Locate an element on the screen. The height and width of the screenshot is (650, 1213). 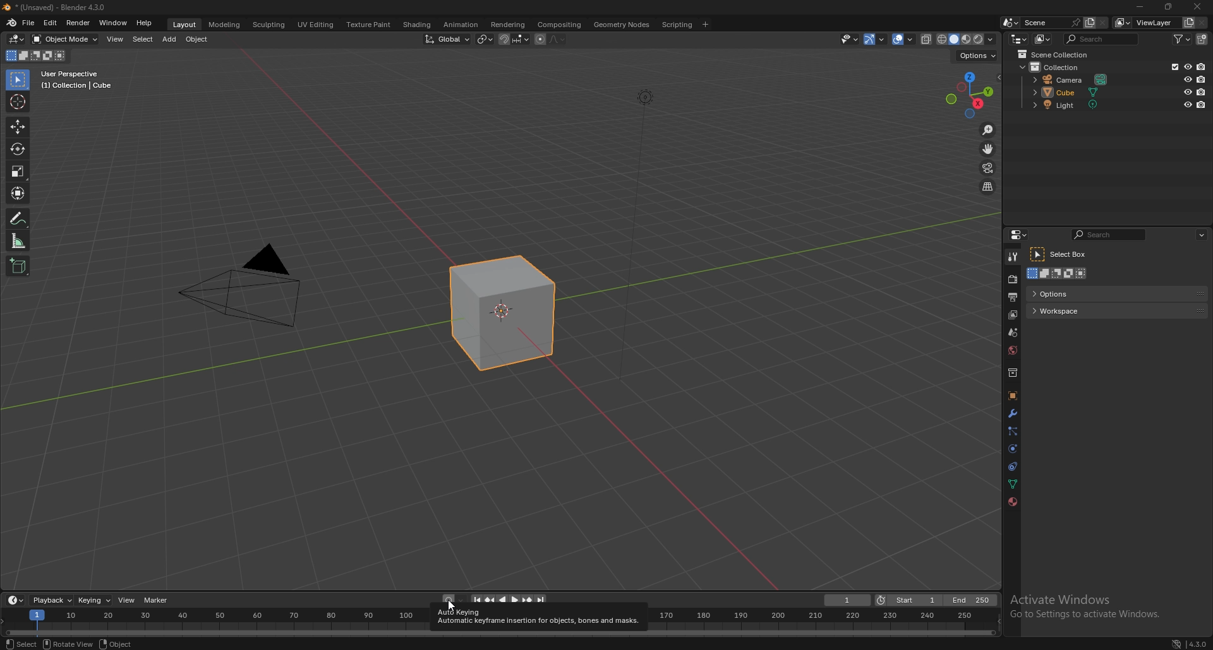
modifier is located at coordinates (1013, 413).